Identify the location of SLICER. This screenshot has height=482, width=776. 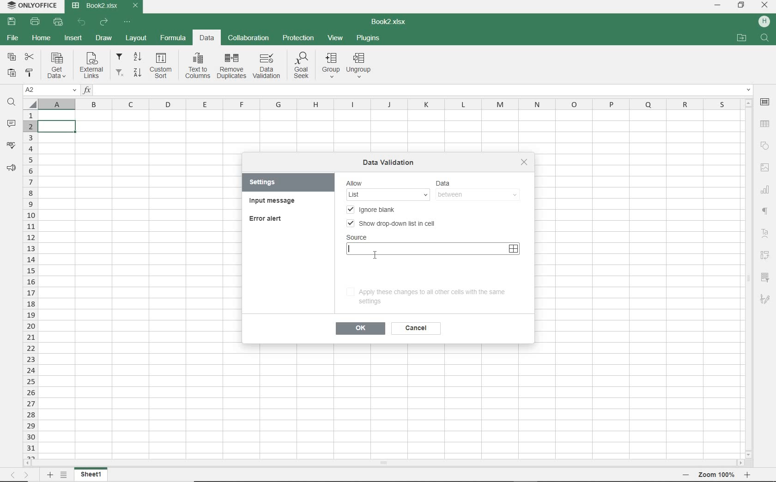
(765, 278).